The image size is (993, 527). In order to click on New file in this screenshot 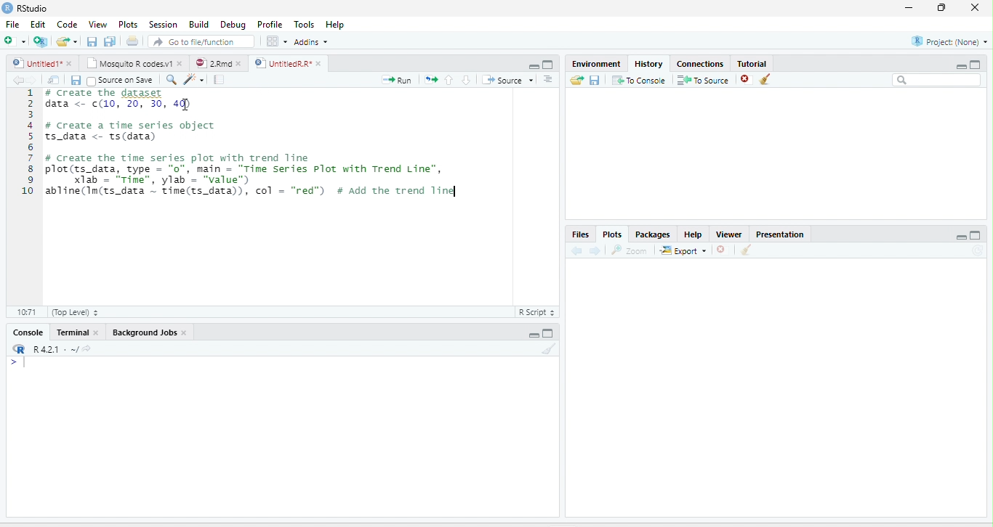, I will do `click(14, 41)`.